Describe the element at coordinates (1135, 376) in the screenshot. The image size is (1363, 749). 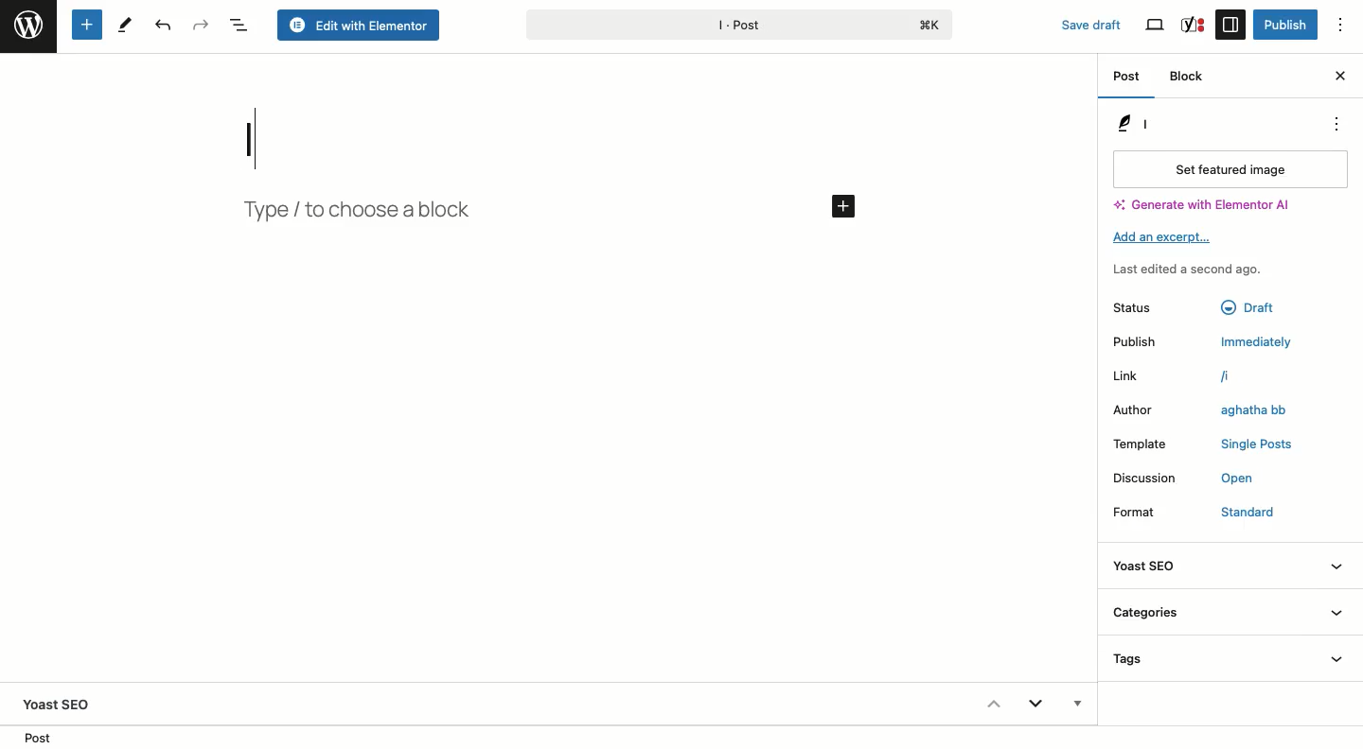
I see `Link` at that location.